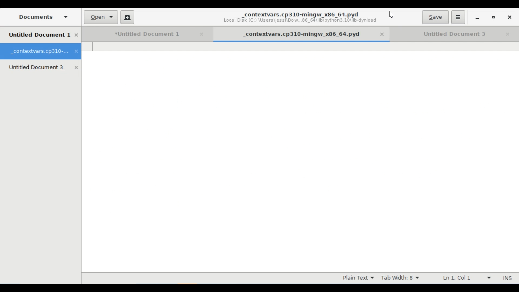  What do you see at coordinates (358, 278) in the screenshot?
I see `Highlight mode` at bounding box center [358, 278].